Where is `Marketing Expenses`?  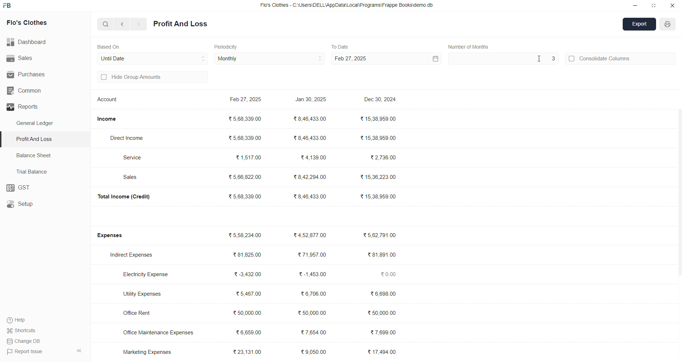
Marketing Expenses is located at coordinates (147, 352).